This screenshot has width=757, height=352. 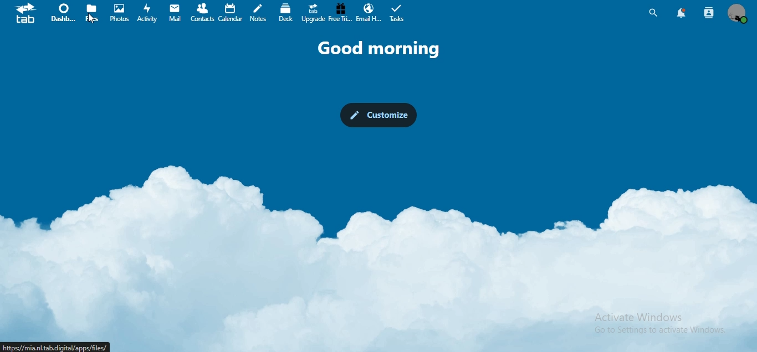 I want to click on notes, so click(x=258, y=13).